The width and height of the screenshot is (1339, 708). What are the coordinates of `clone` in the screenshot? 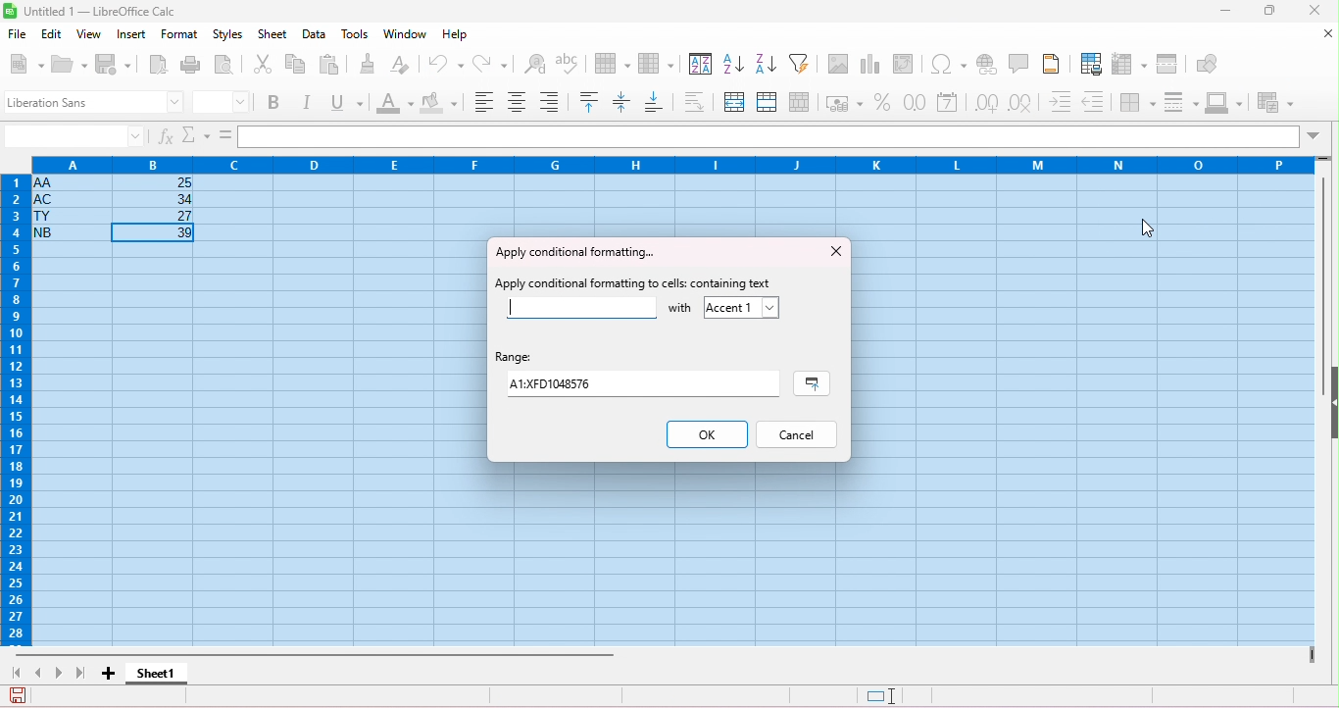 It's located at (370, 63).